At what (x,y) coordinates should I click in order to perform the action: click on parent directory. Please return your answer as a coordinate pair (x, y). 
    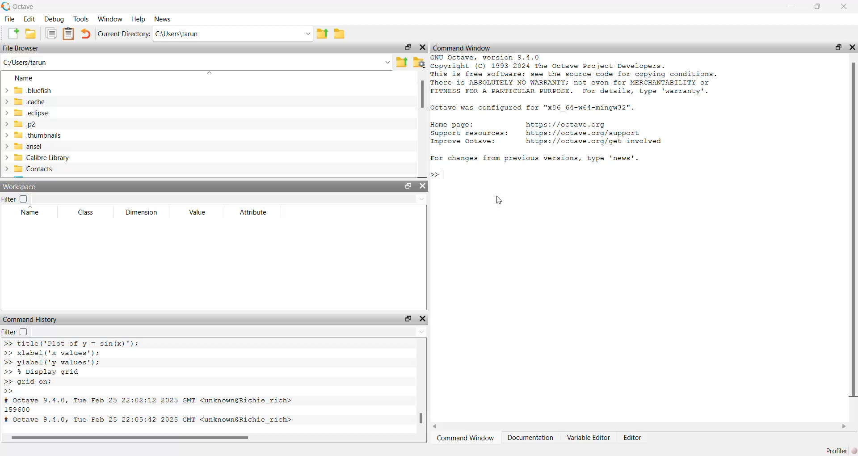
    Looking at the image, I should click on (323, 34).